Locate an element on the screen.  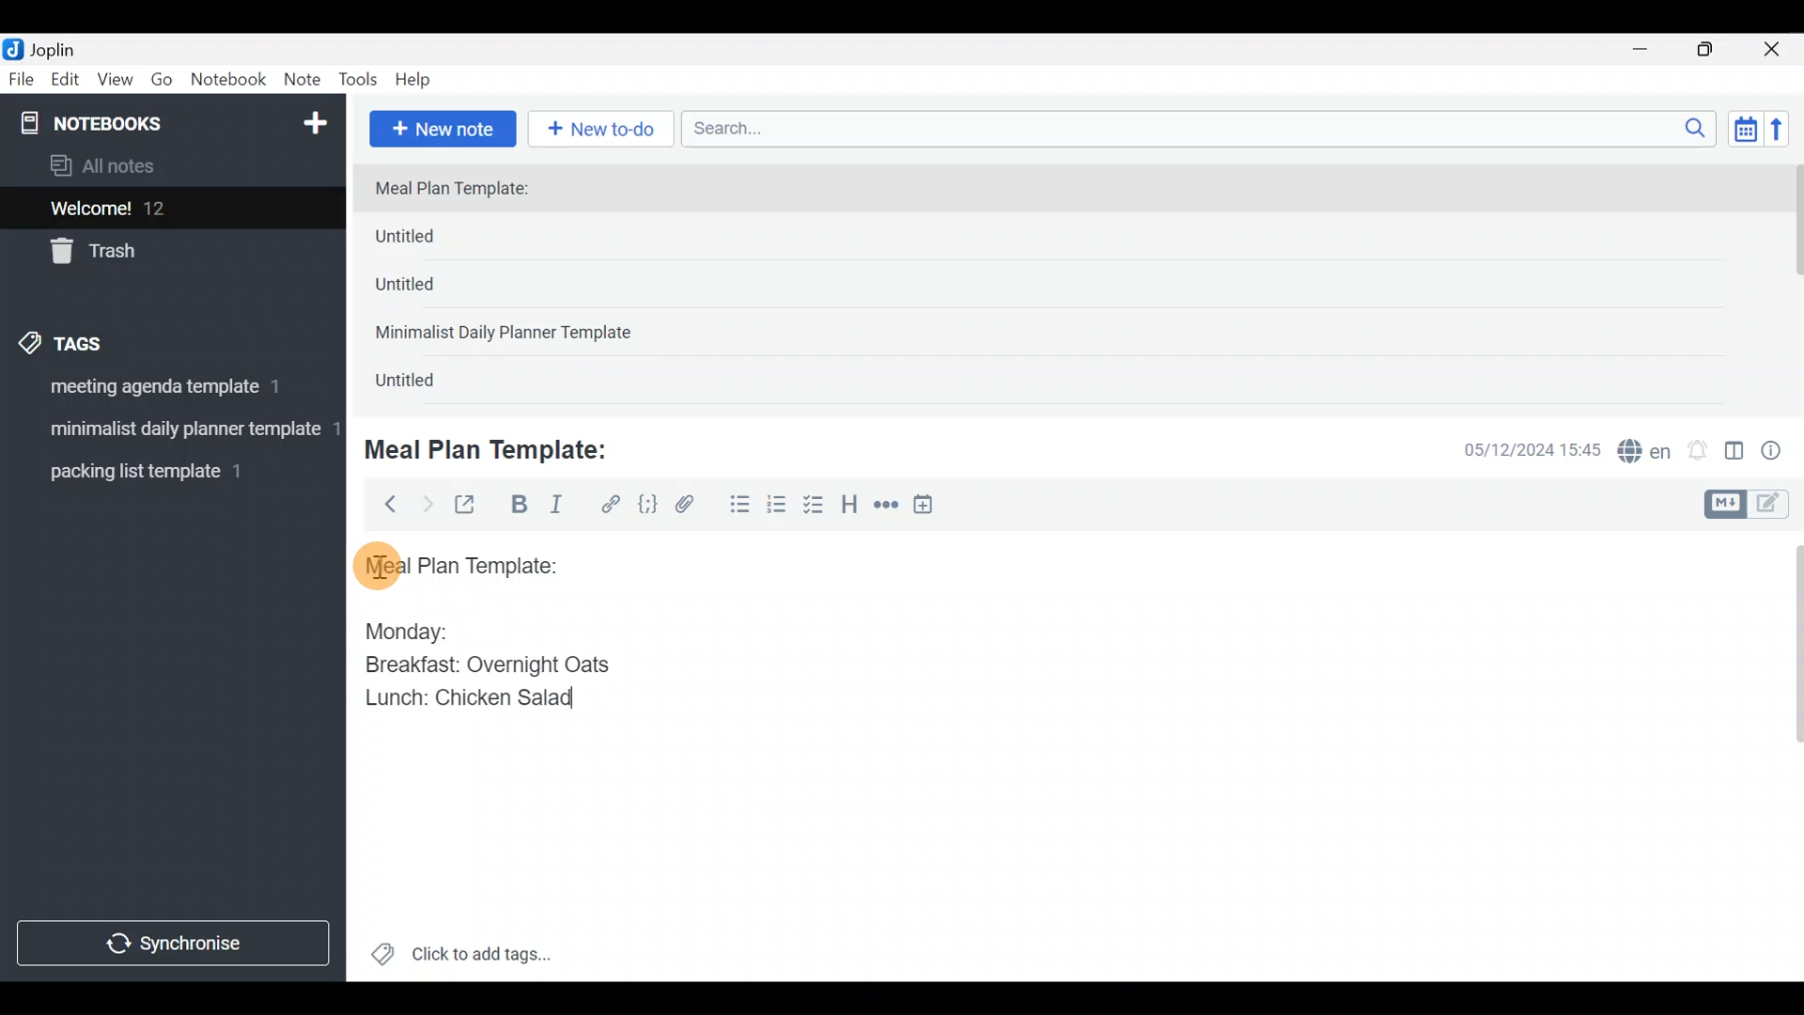
File is located at coordinates (23, 80).